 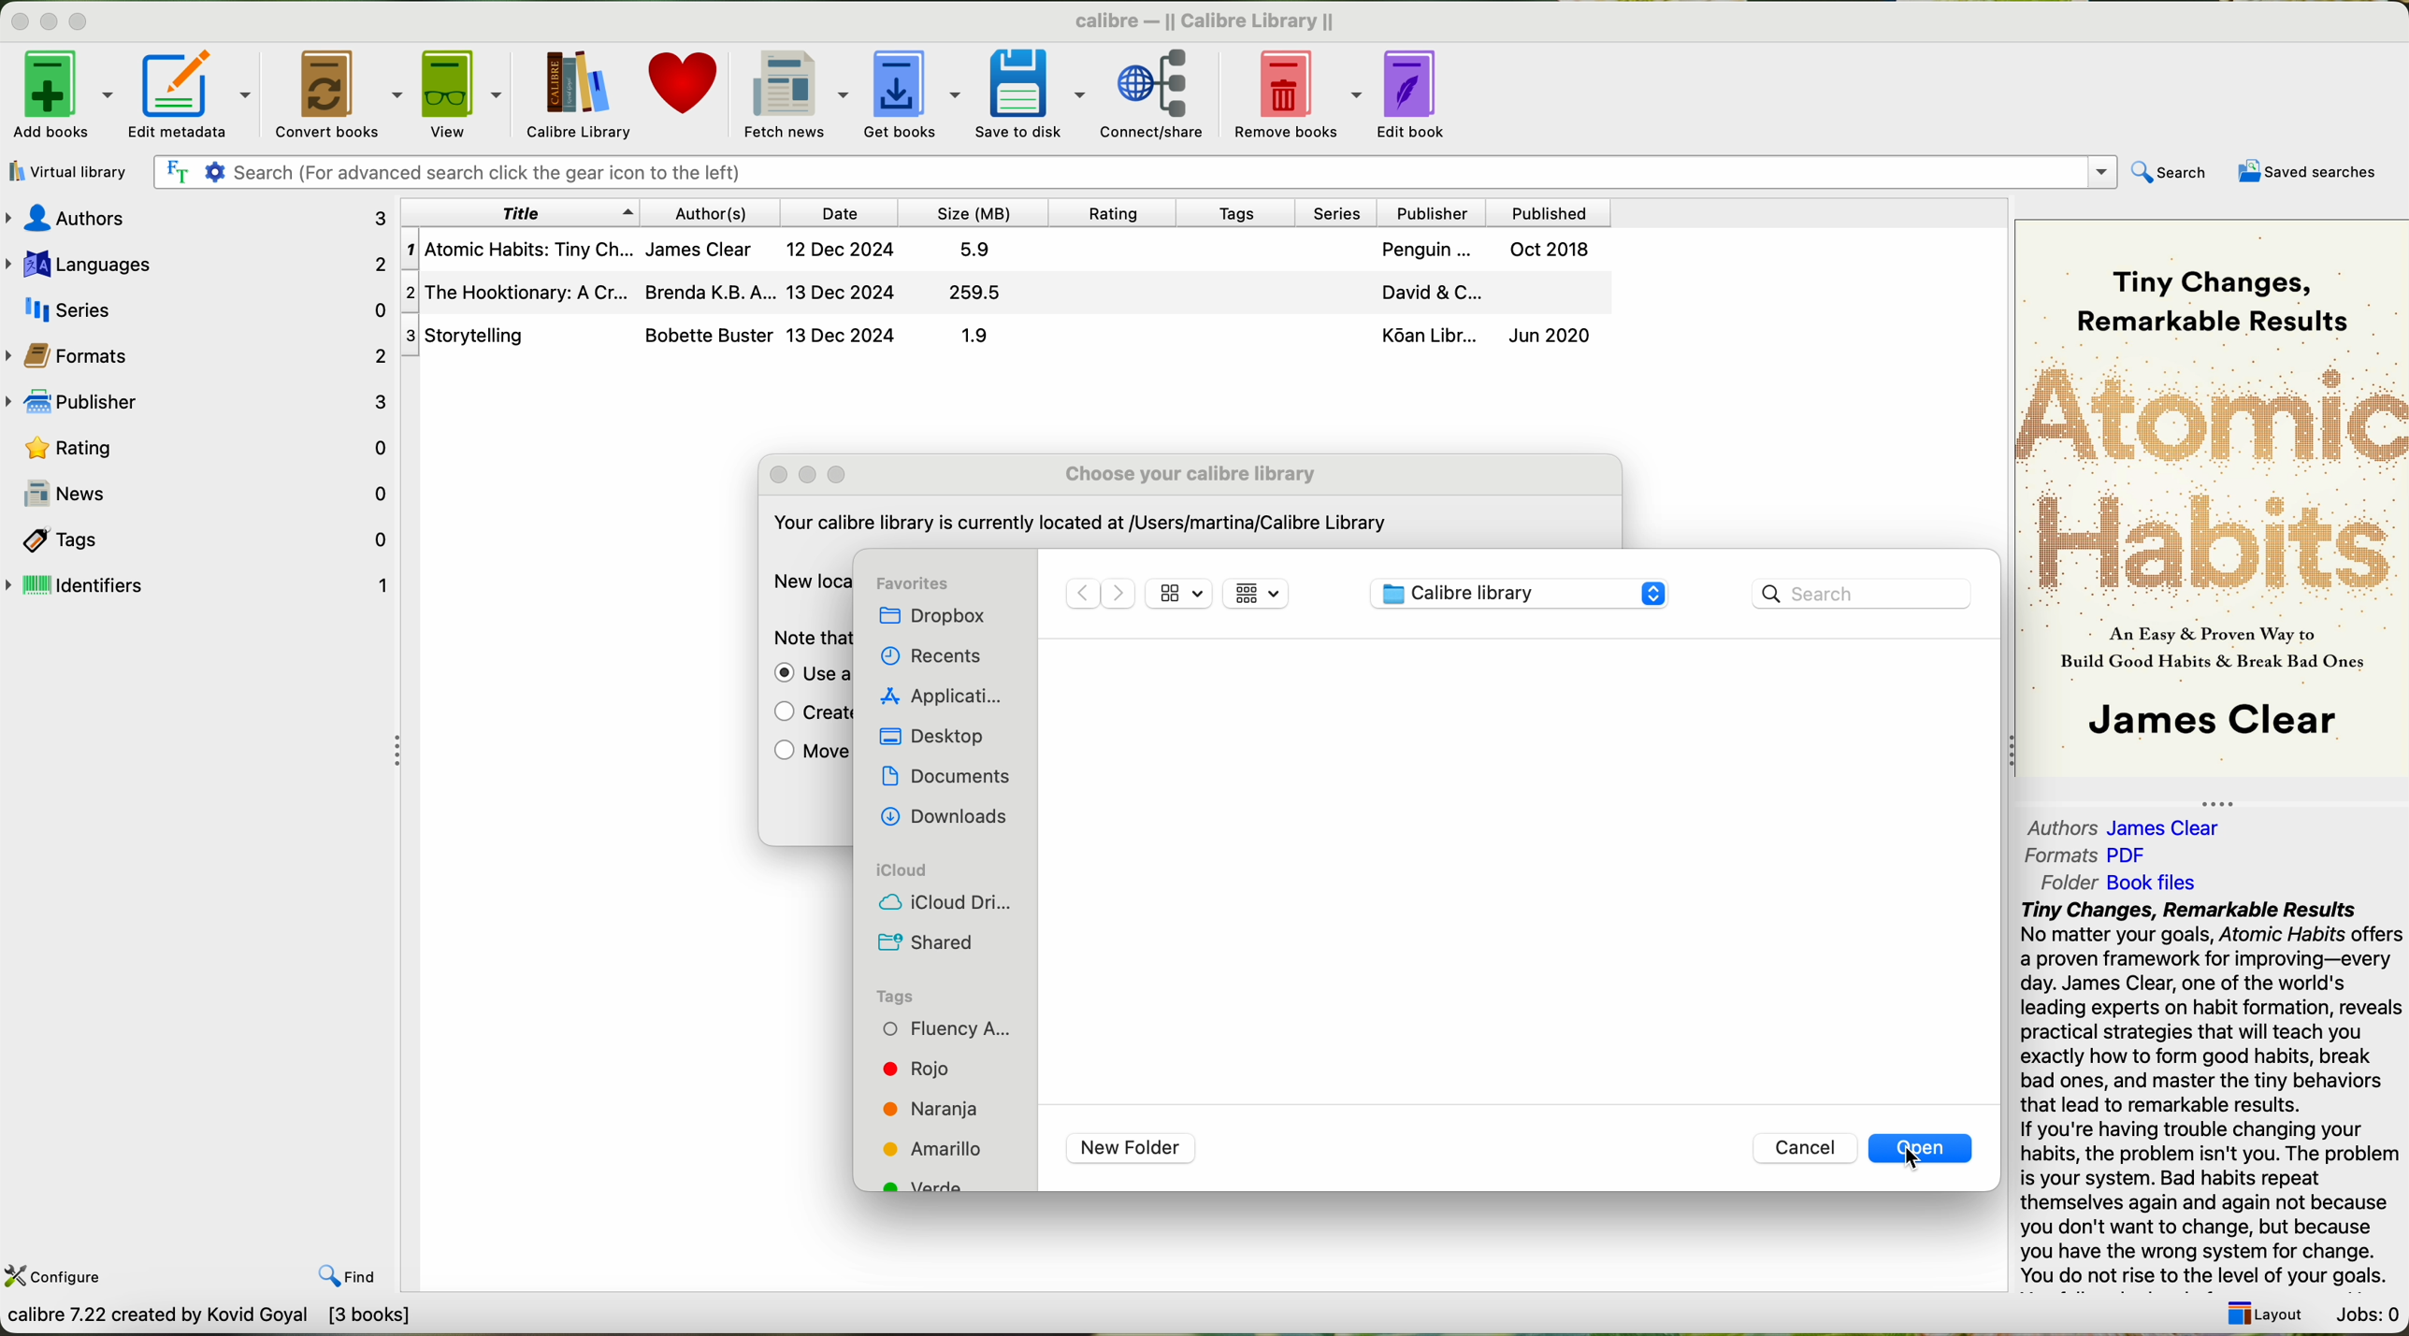 I want to click on favorites, so click(x=948, y=582).